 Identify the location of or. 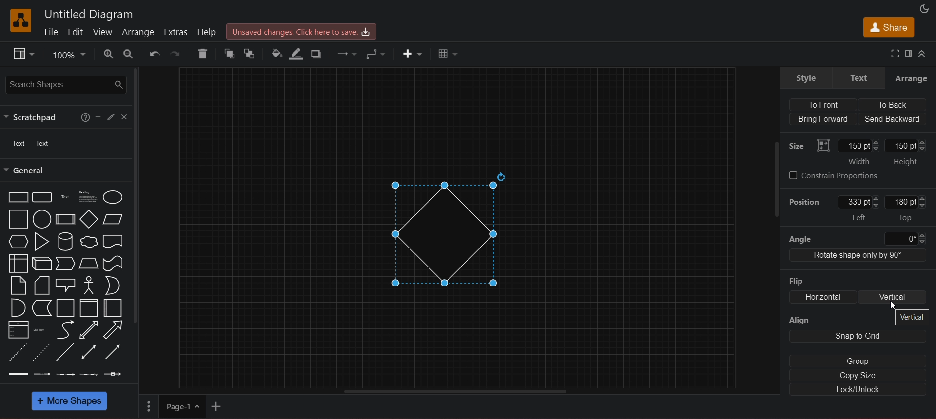
(112, 285).